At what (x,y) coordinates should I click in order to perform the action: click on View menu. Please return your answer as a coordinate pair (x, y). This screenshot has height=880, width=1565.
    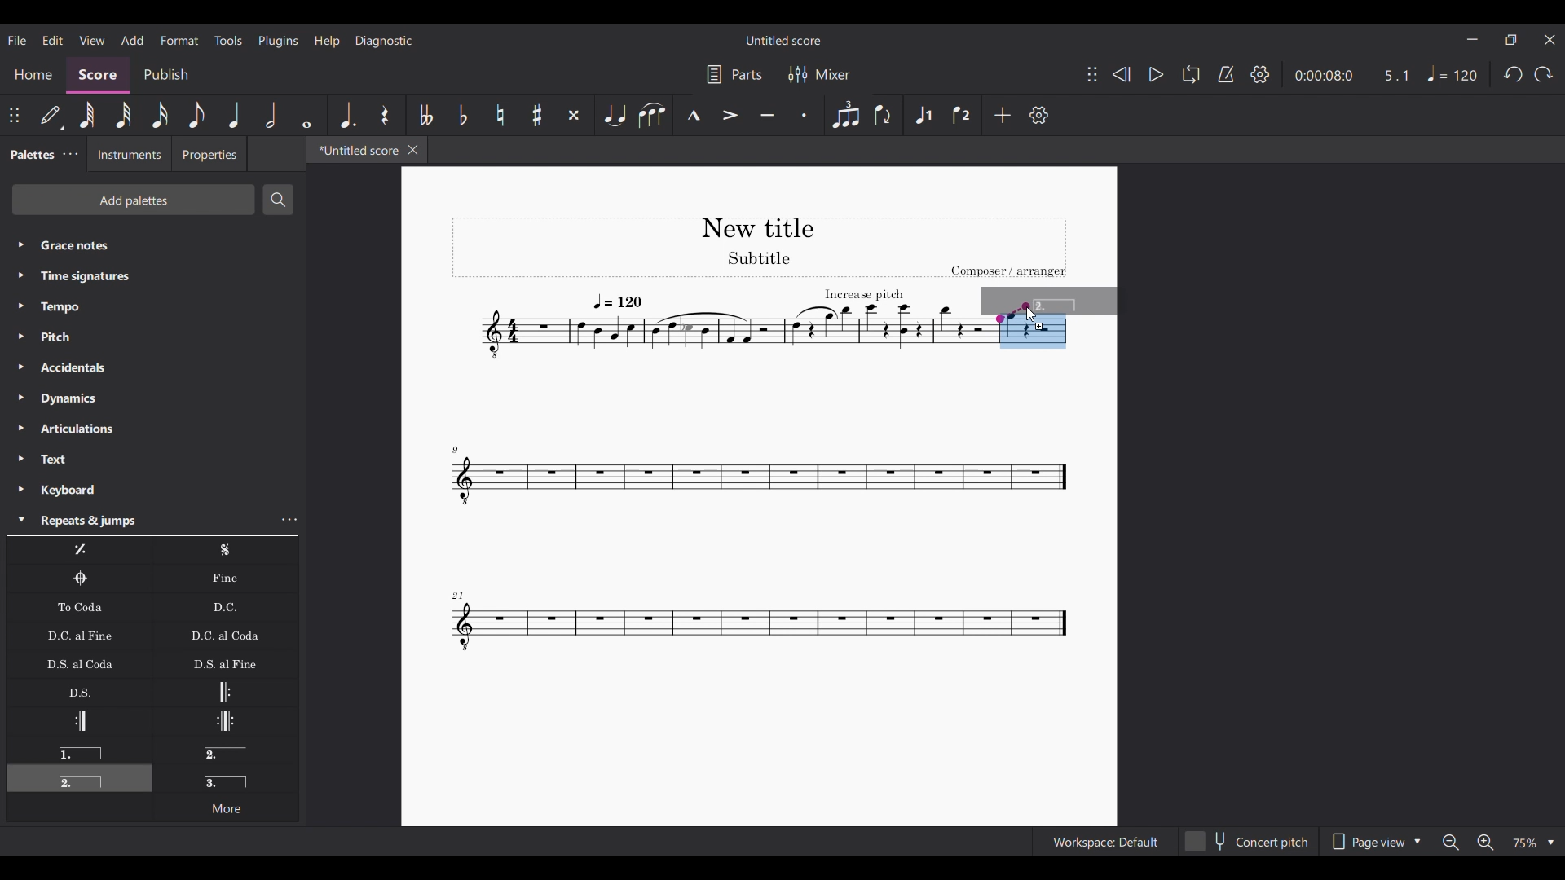
    Looking at the image, I should click on (92, 40).